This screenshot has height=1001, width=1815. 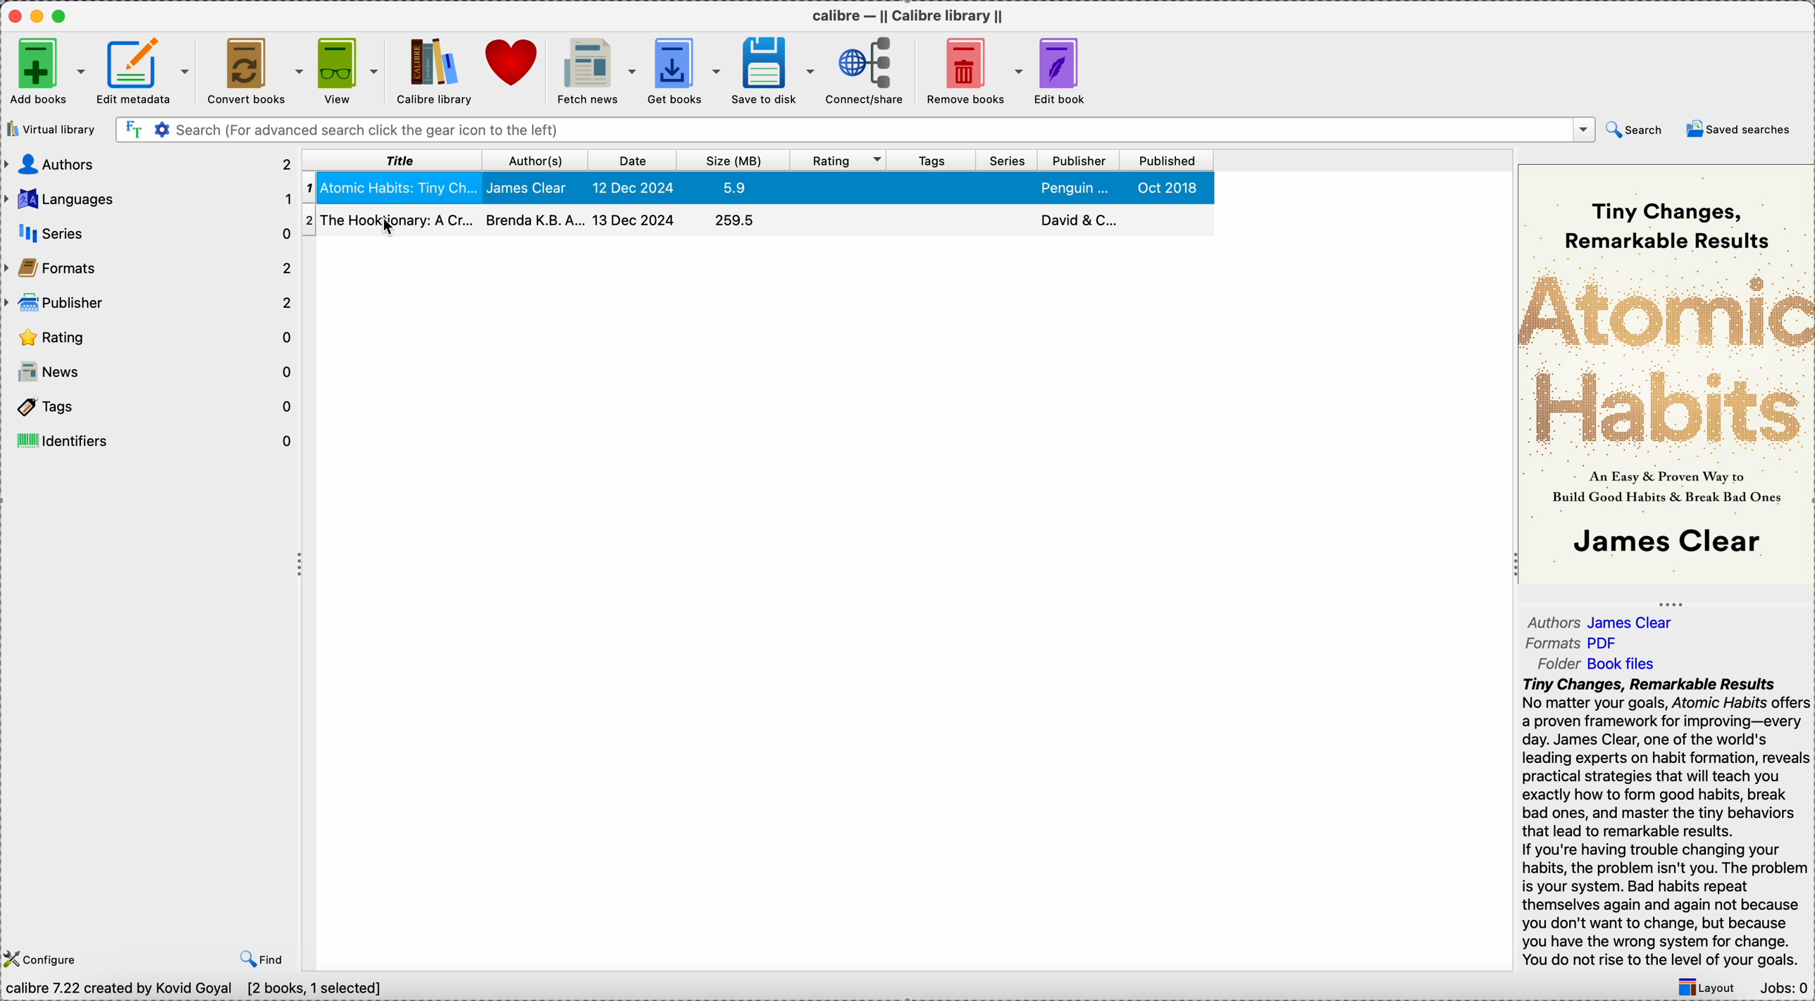 I want to click on view, so click(x=352, y=71).